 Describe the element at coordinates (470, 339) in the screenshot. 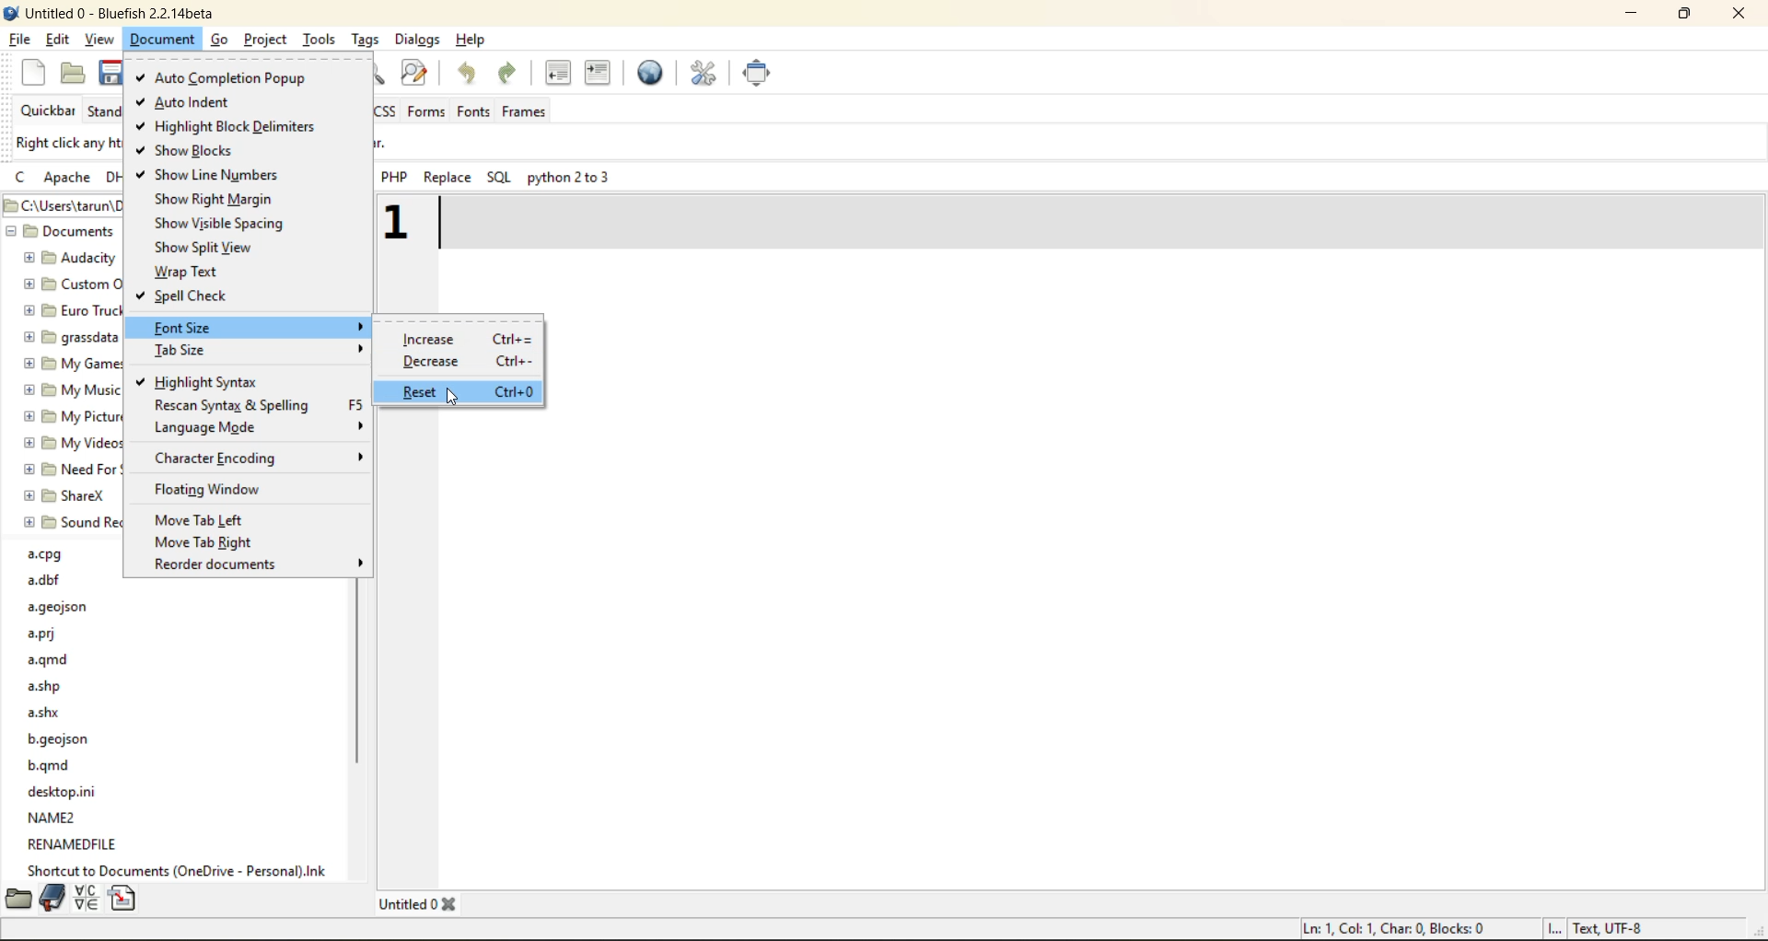

I see `increase` at that location.